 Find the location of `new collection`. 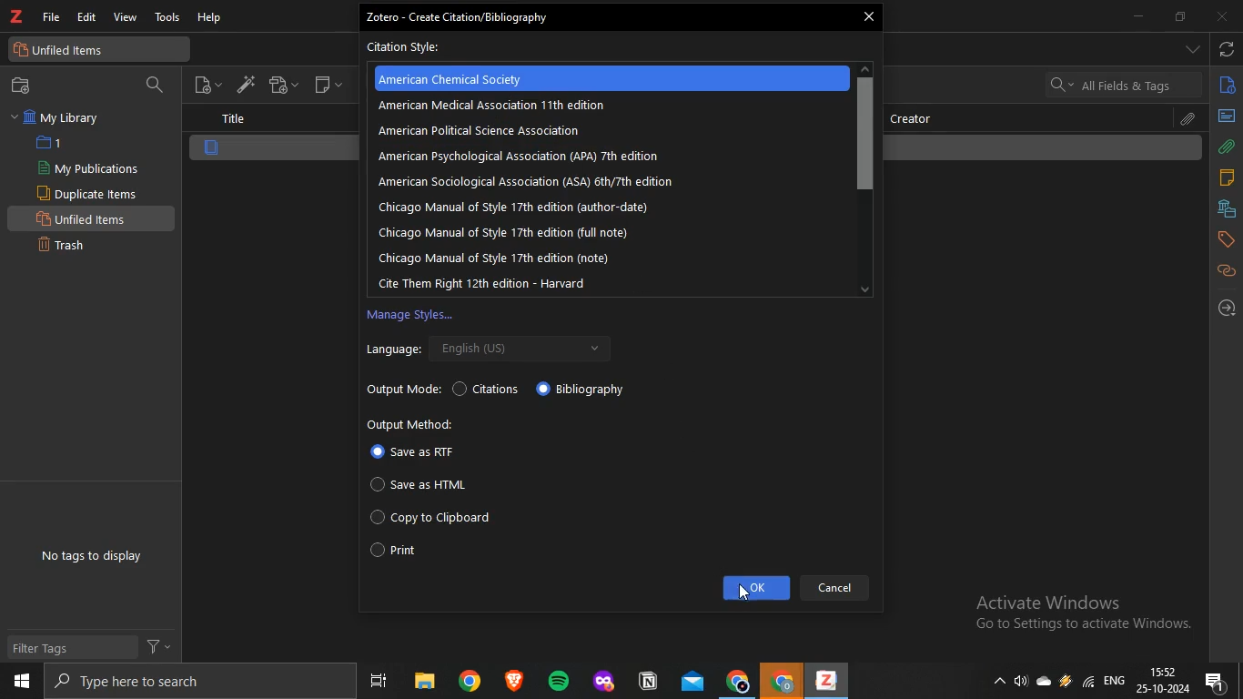

new collection is located at coordinates (25, 86).